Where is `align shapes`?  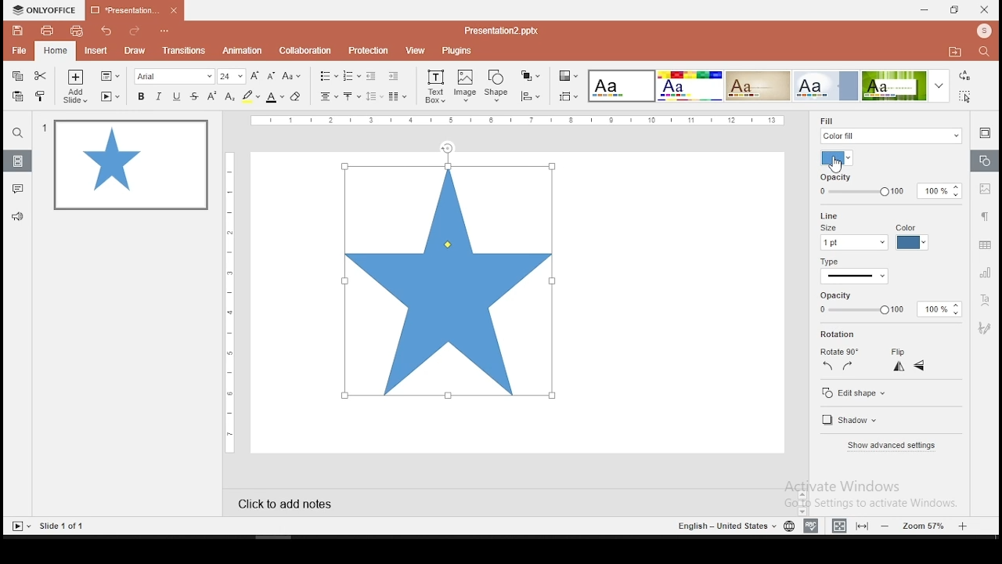 align shapes is located at coordinates (530, 96).